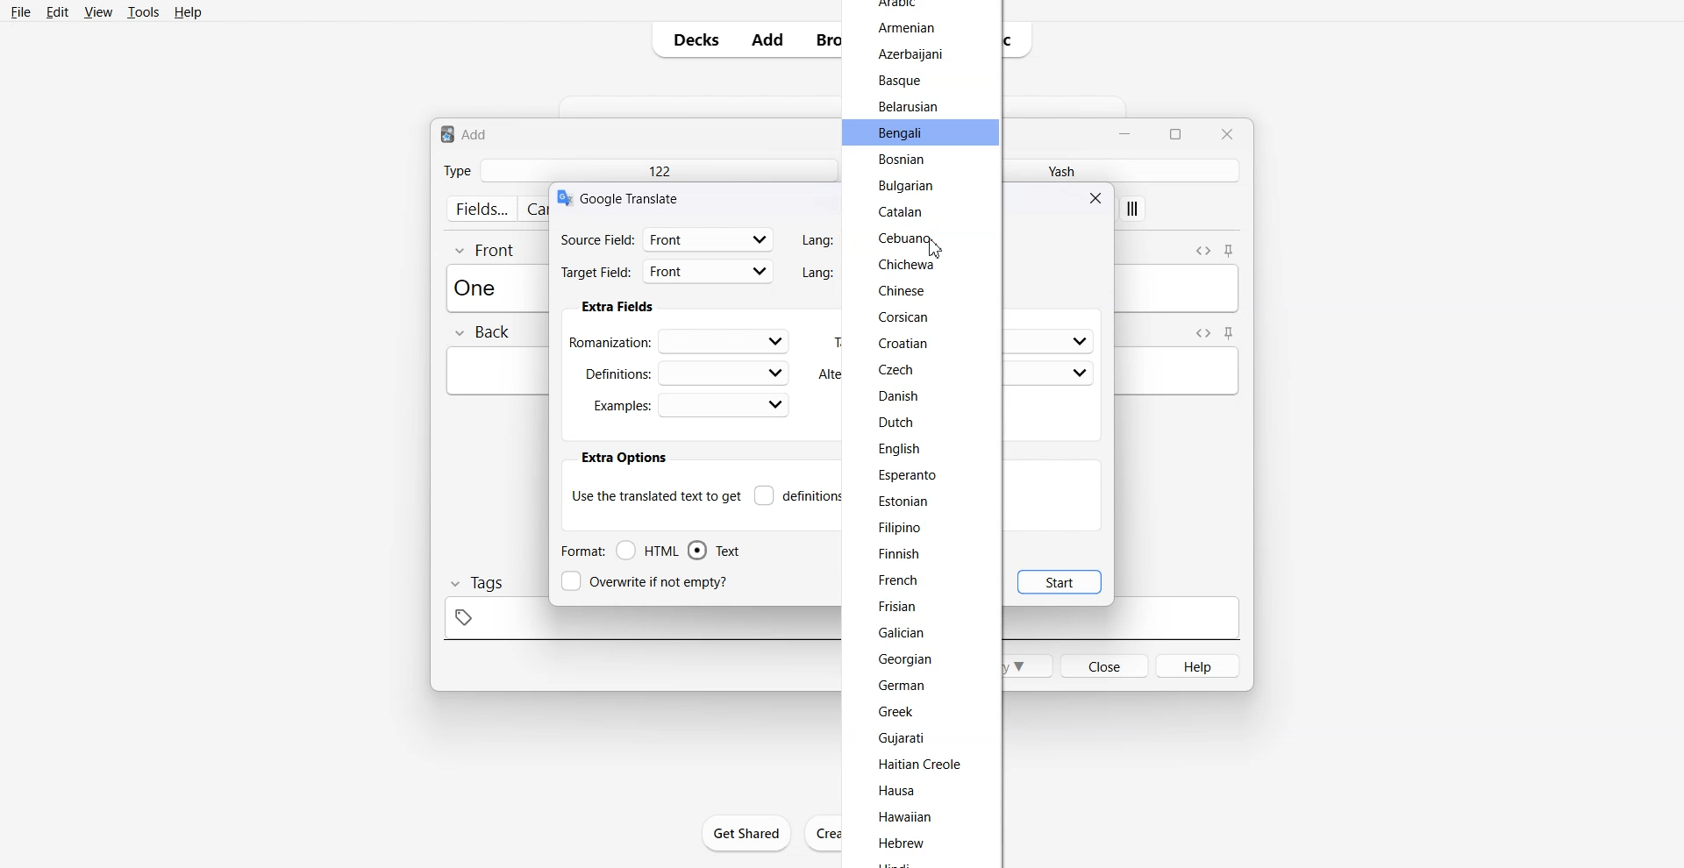 The width and height of the screenshot is (1684, 868). What do you see at coordinates (904, 211) in the screenshot?
I see `Catalan` at bounding box center [904, 211].